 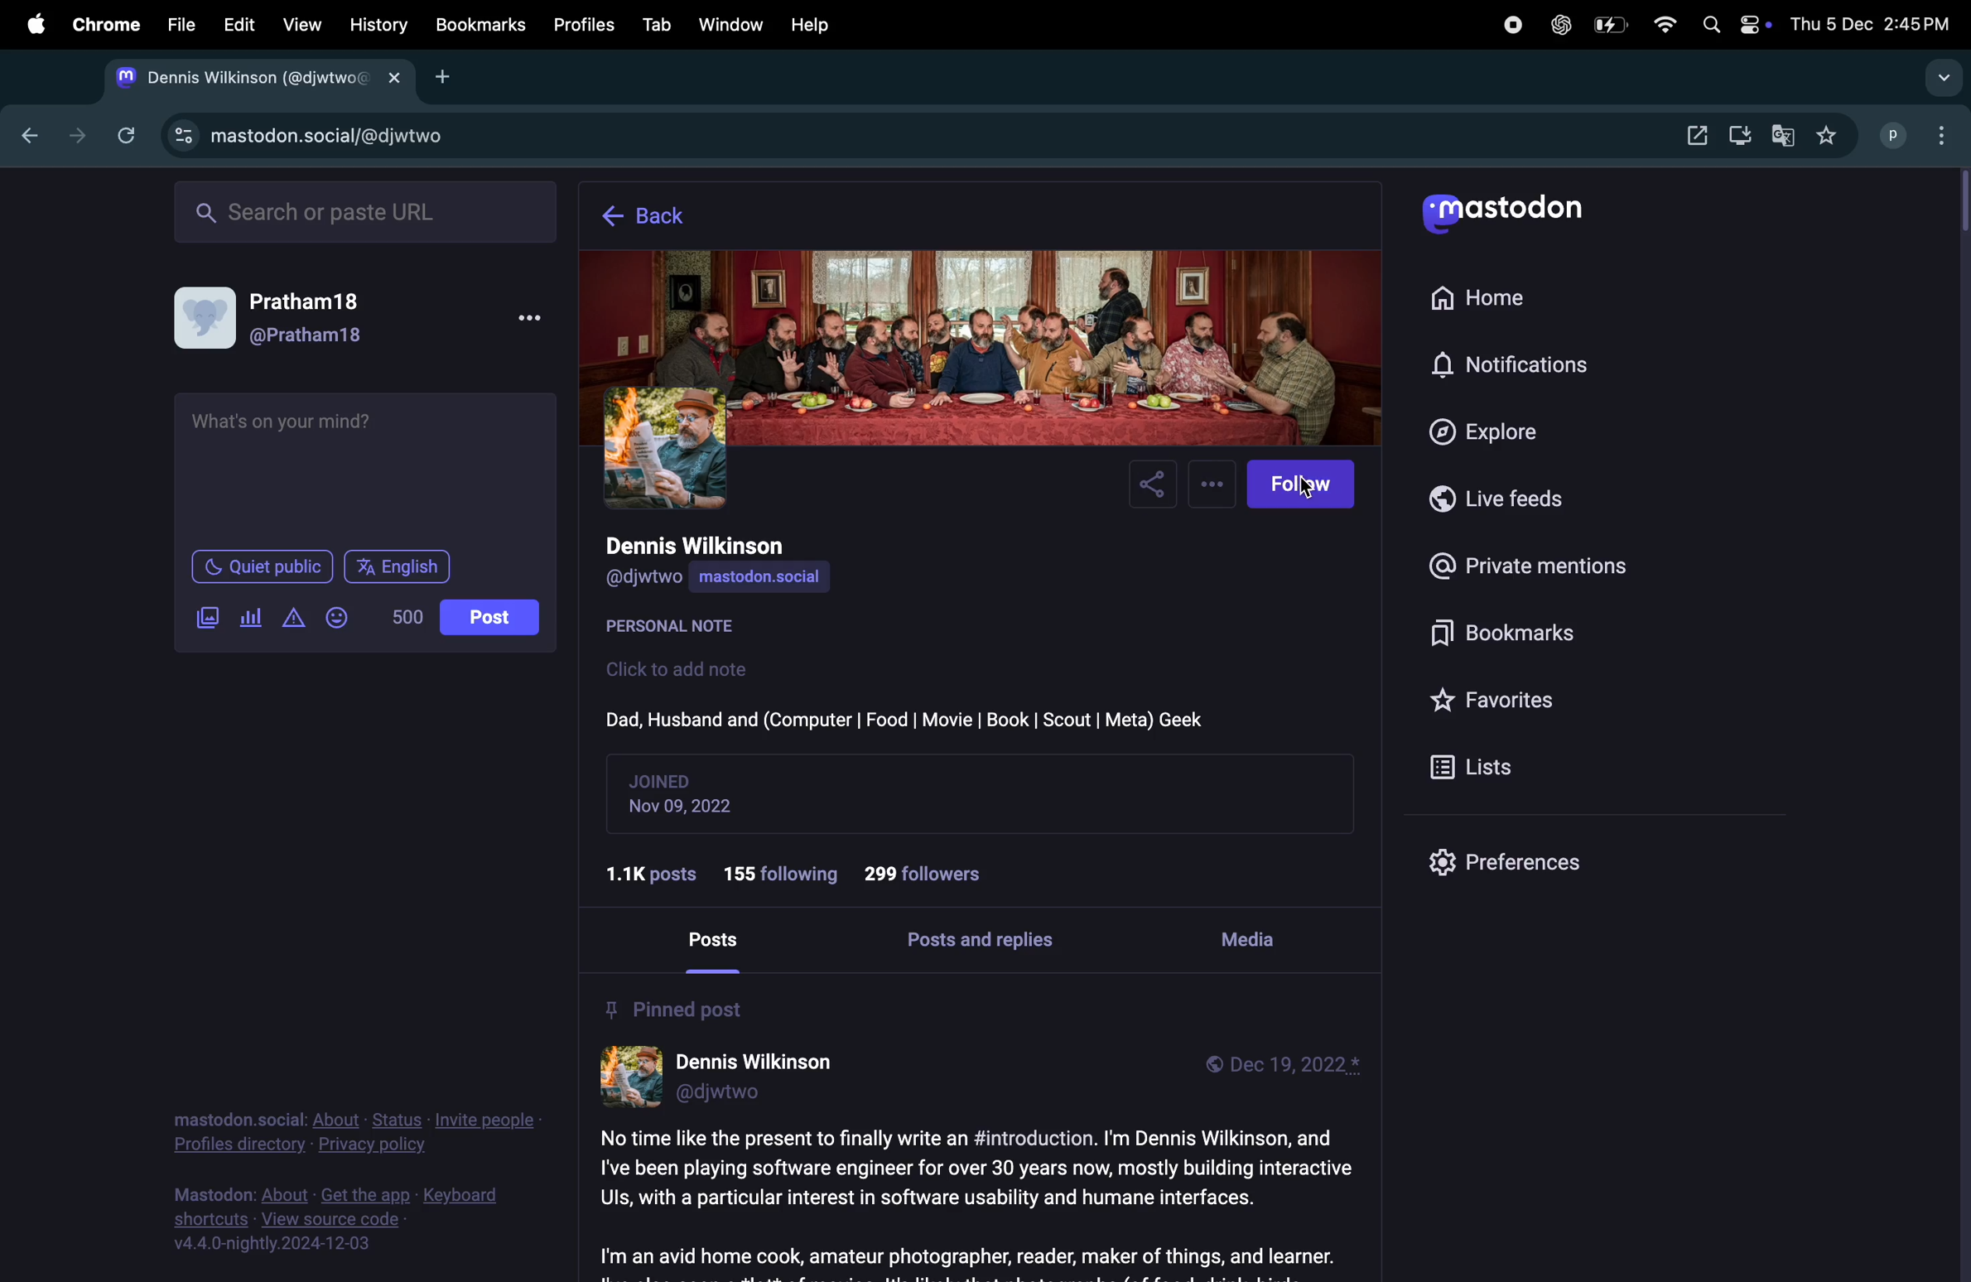 What do you see at coordinates (1662, 26) in the screenshot?
I see `wifi` at bounding box center [1662, 26].